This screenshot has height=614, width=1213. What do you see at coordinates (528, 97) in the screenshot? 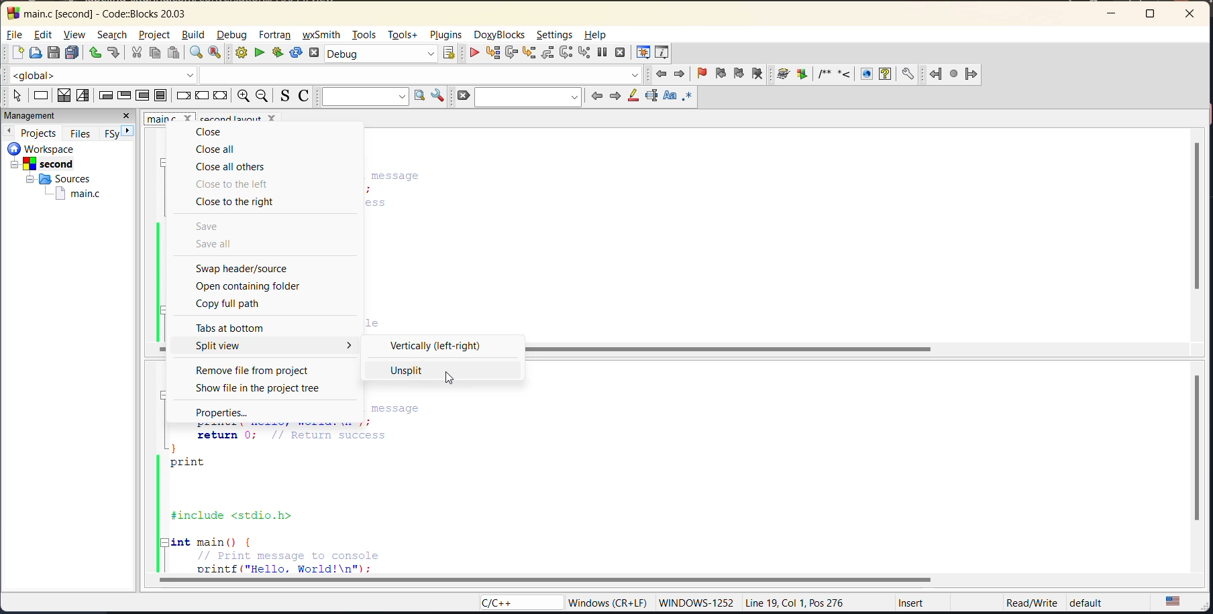
I see `search` at bounding box center [528, 97].